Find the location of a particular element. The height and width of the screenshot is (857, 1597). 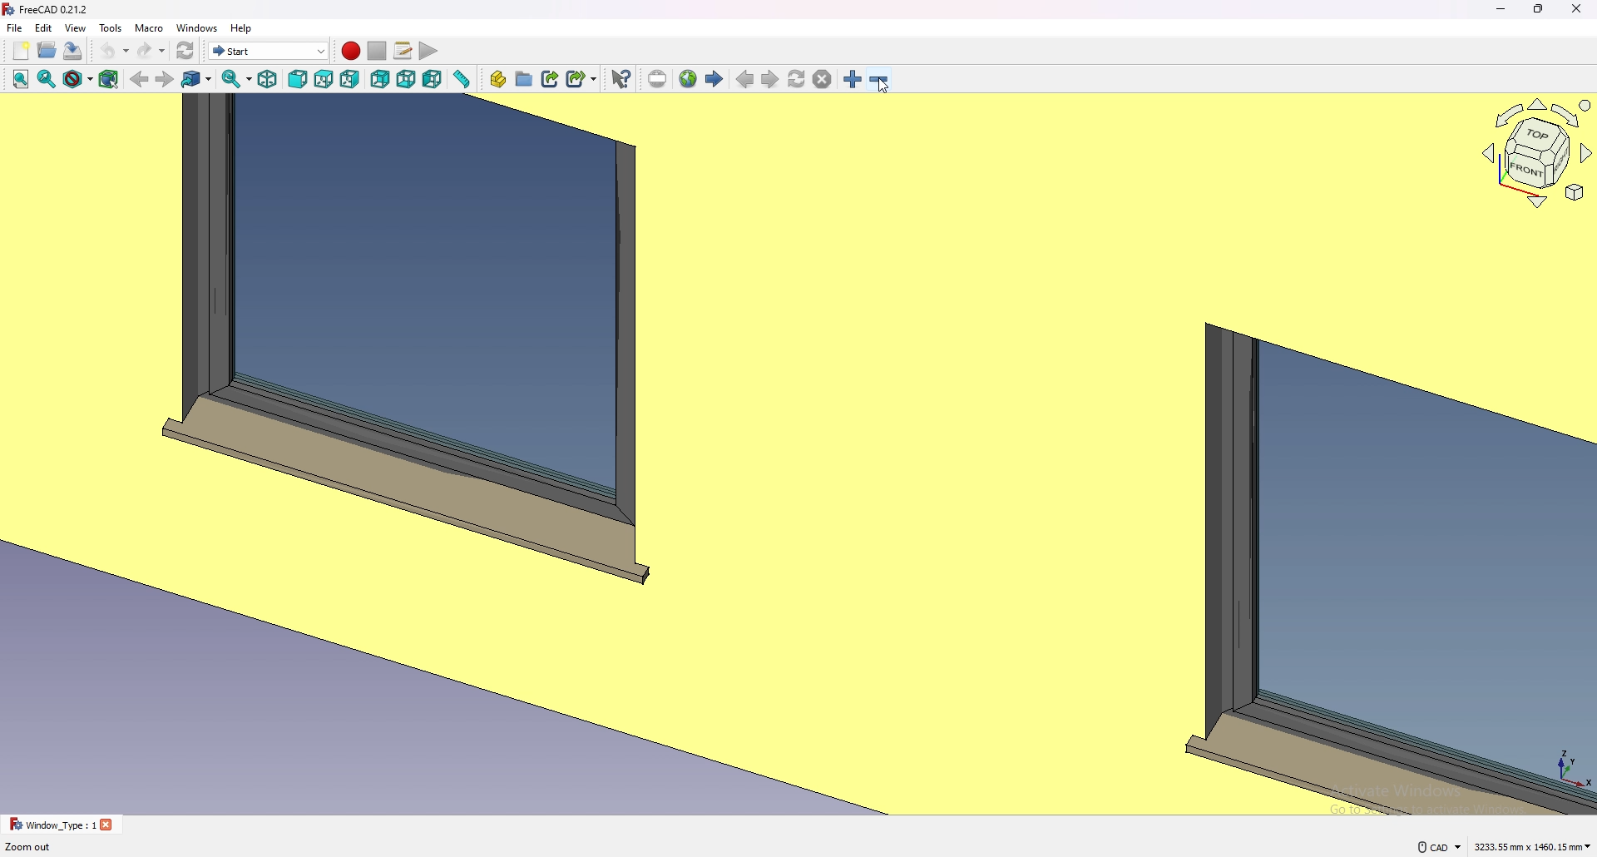

rear is located at coordinates (379, 80).